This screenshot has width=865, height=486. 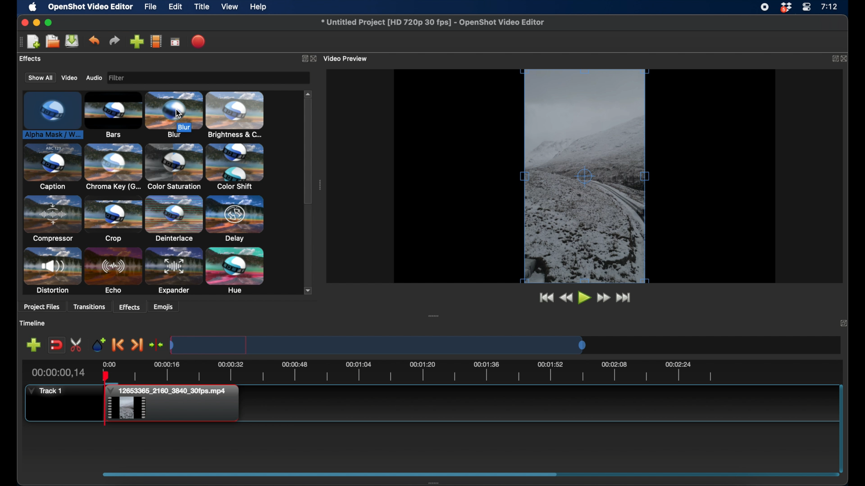 What do you see at coordinates (330, 473) in the screenshot?
I see `drag handle` at bounding box center [330, 473].